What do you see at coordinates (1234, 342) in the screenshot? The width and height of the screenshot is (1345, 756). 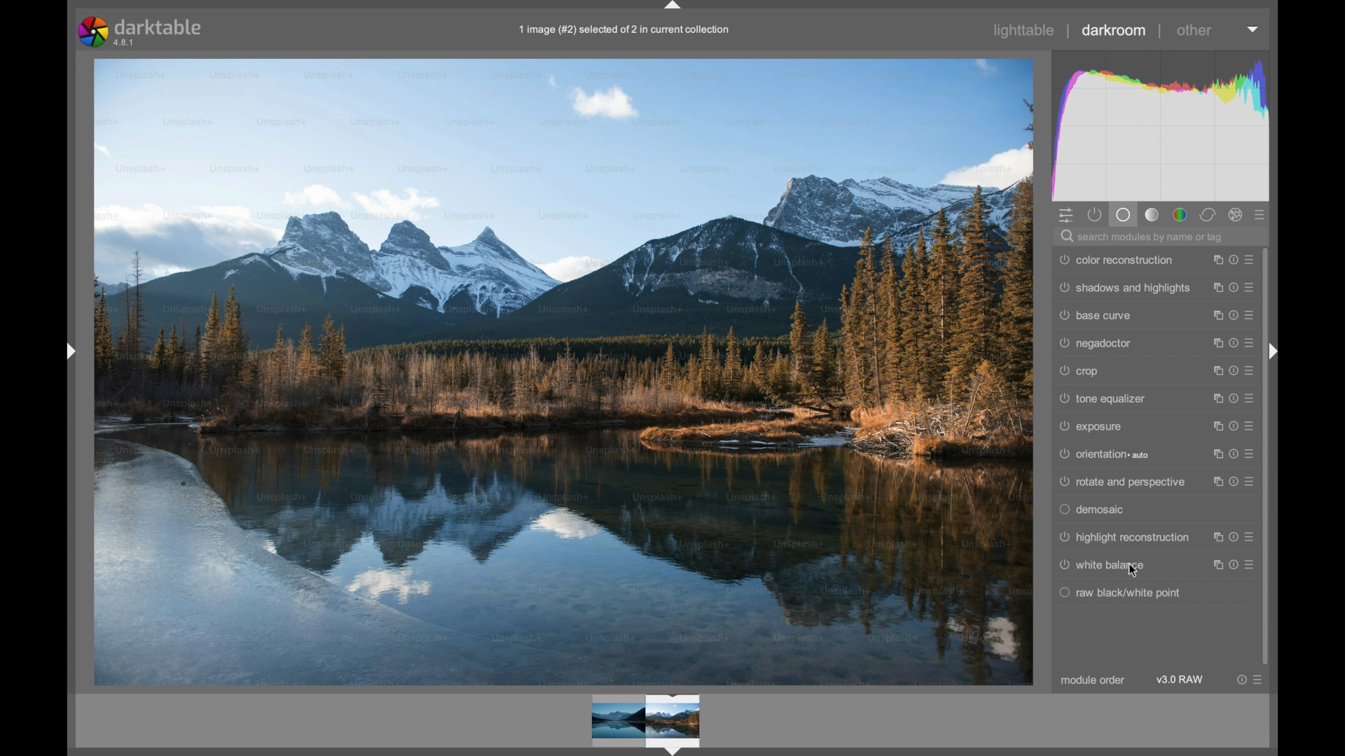 I see `reset parameters` at bounding box center [1234, 342].